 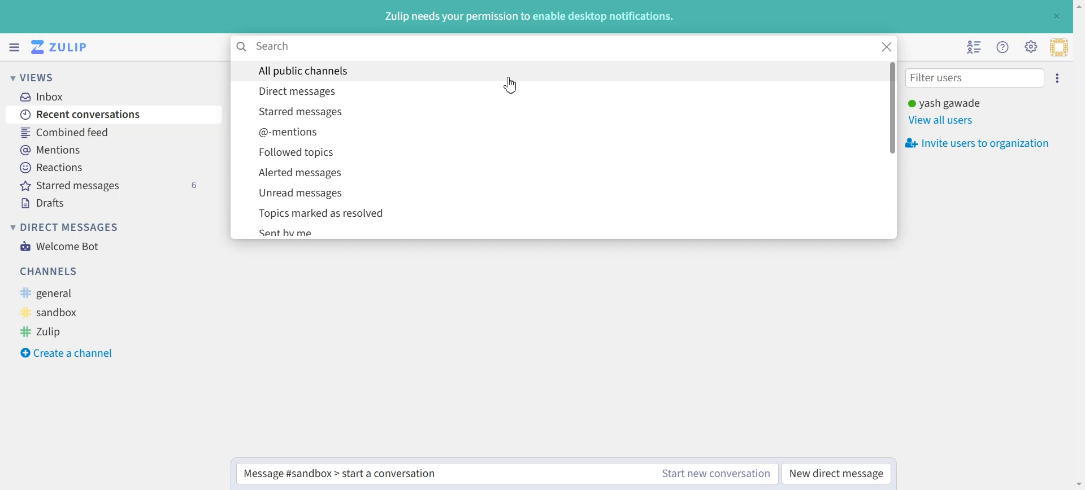 I want to click on Followed topics, so click(x=555, y=152).